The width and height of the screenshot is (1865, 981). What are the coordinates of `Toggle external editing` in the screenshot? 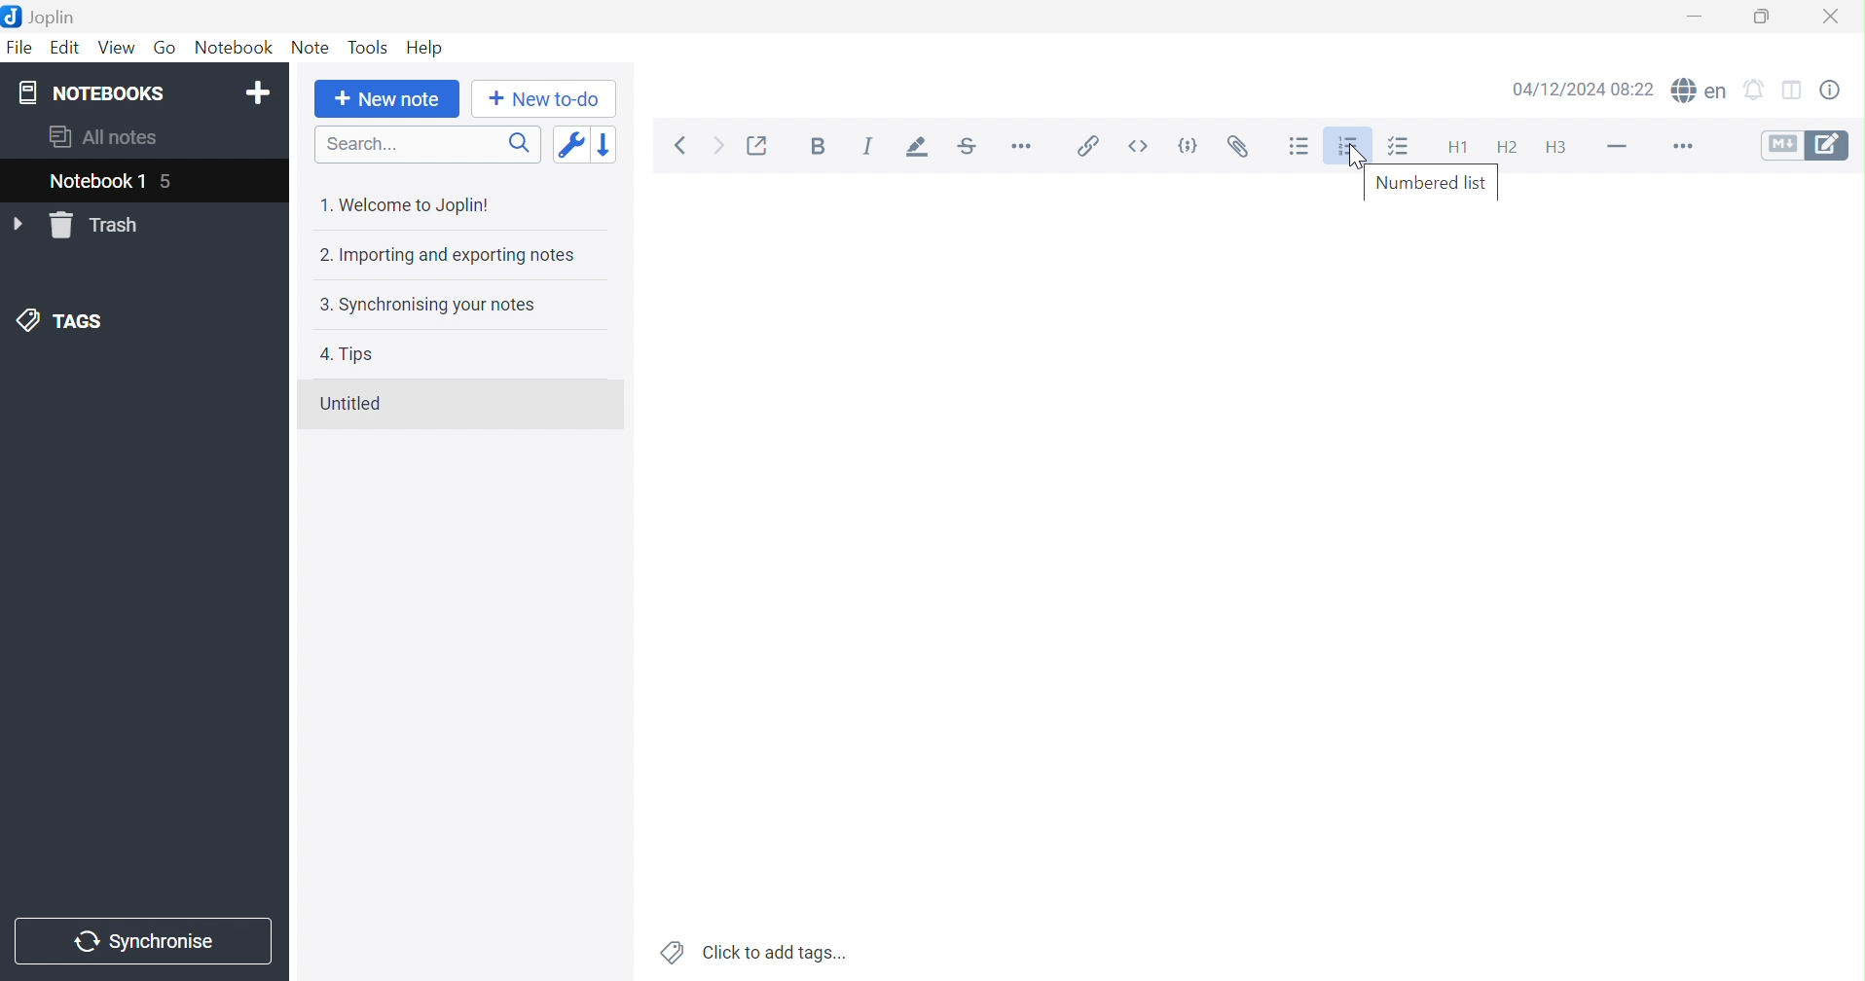 It's located at (760, 144).